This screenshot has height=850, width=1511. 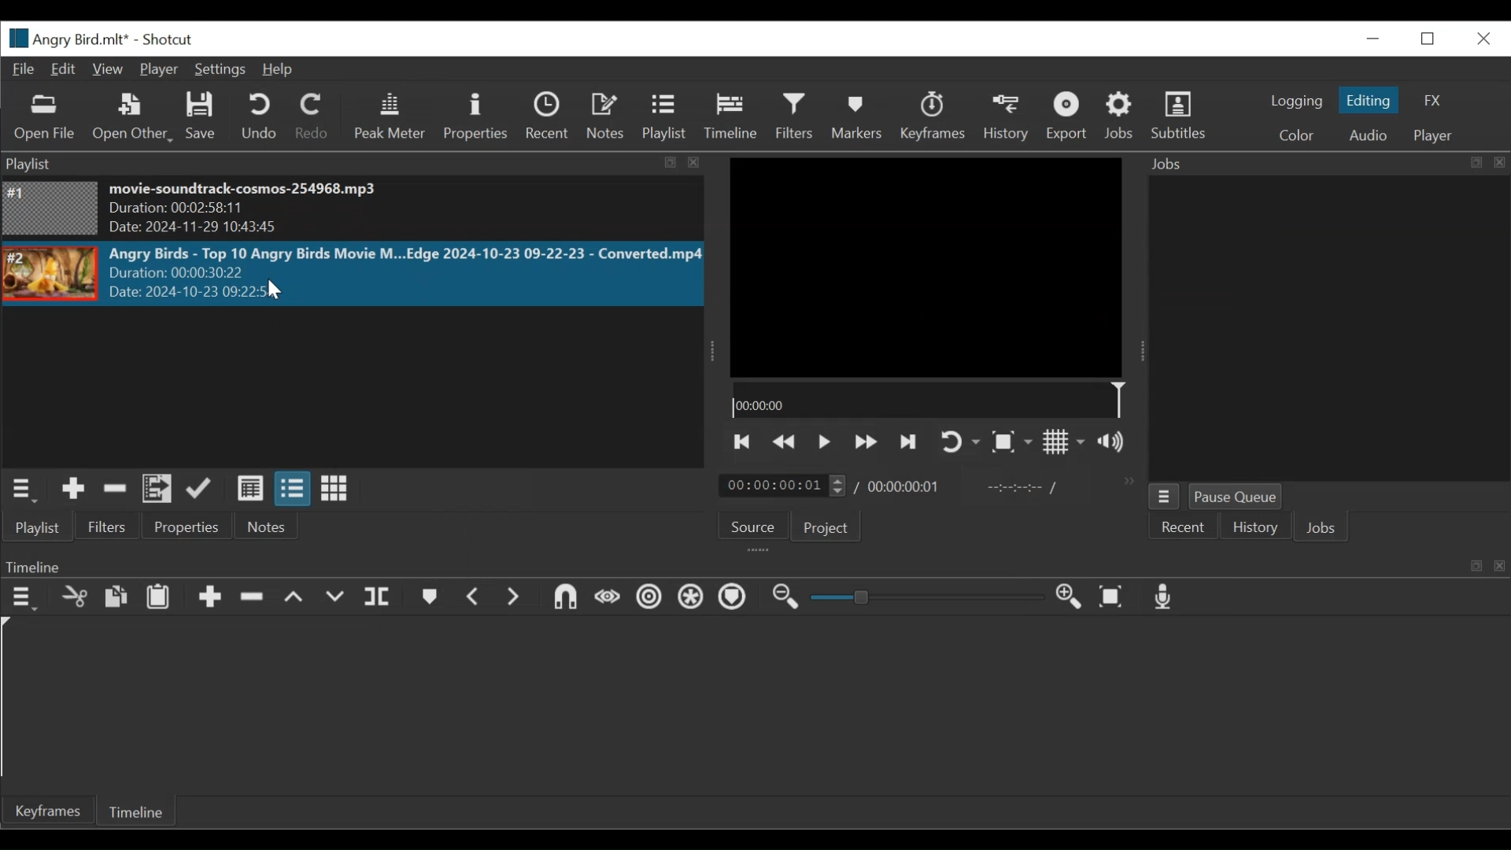 What do you see at coordinates (276, 70) in the screenshot?
I see `Help` at bounding box center [276, 70].